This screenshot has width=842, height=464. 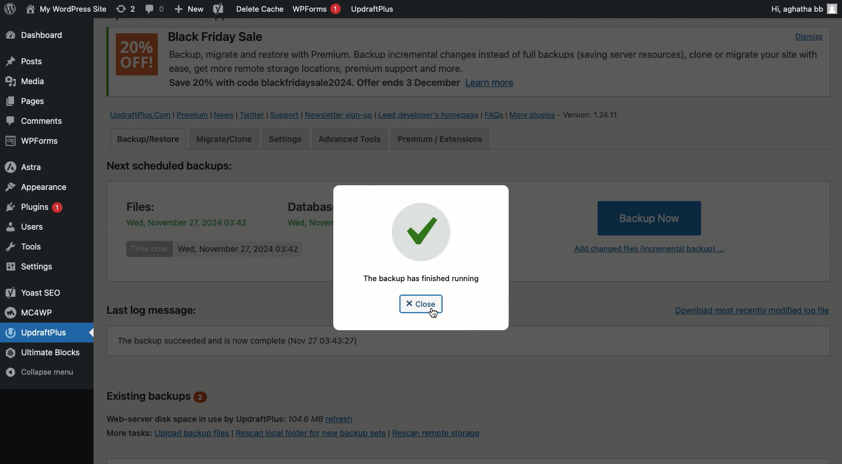 I want to click on Time now:, so click(x=150, y=249).